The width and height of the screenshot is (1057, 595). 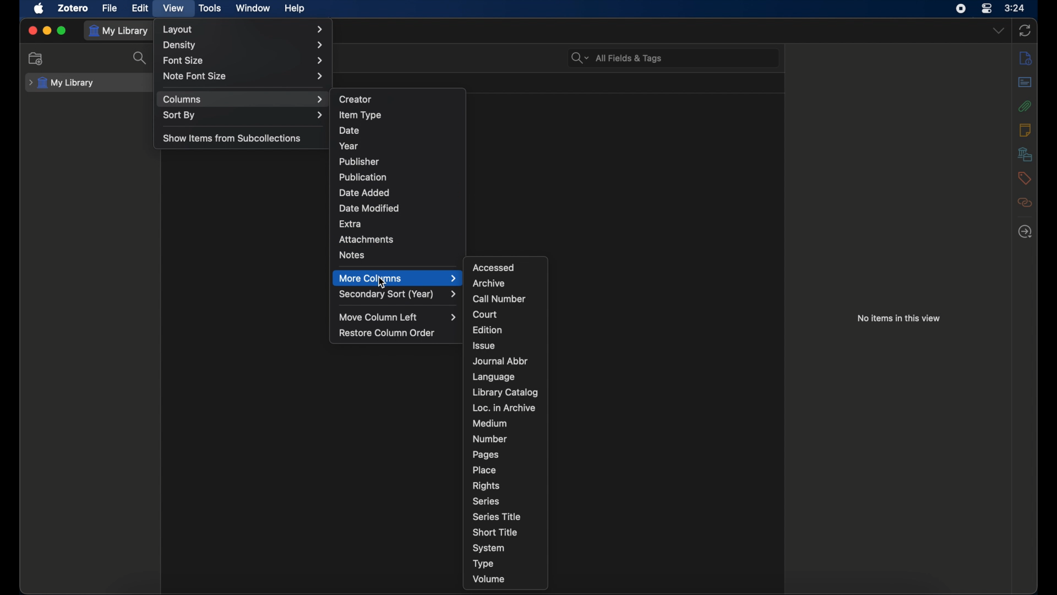 I want to click on date, so click(x=350, y=131).